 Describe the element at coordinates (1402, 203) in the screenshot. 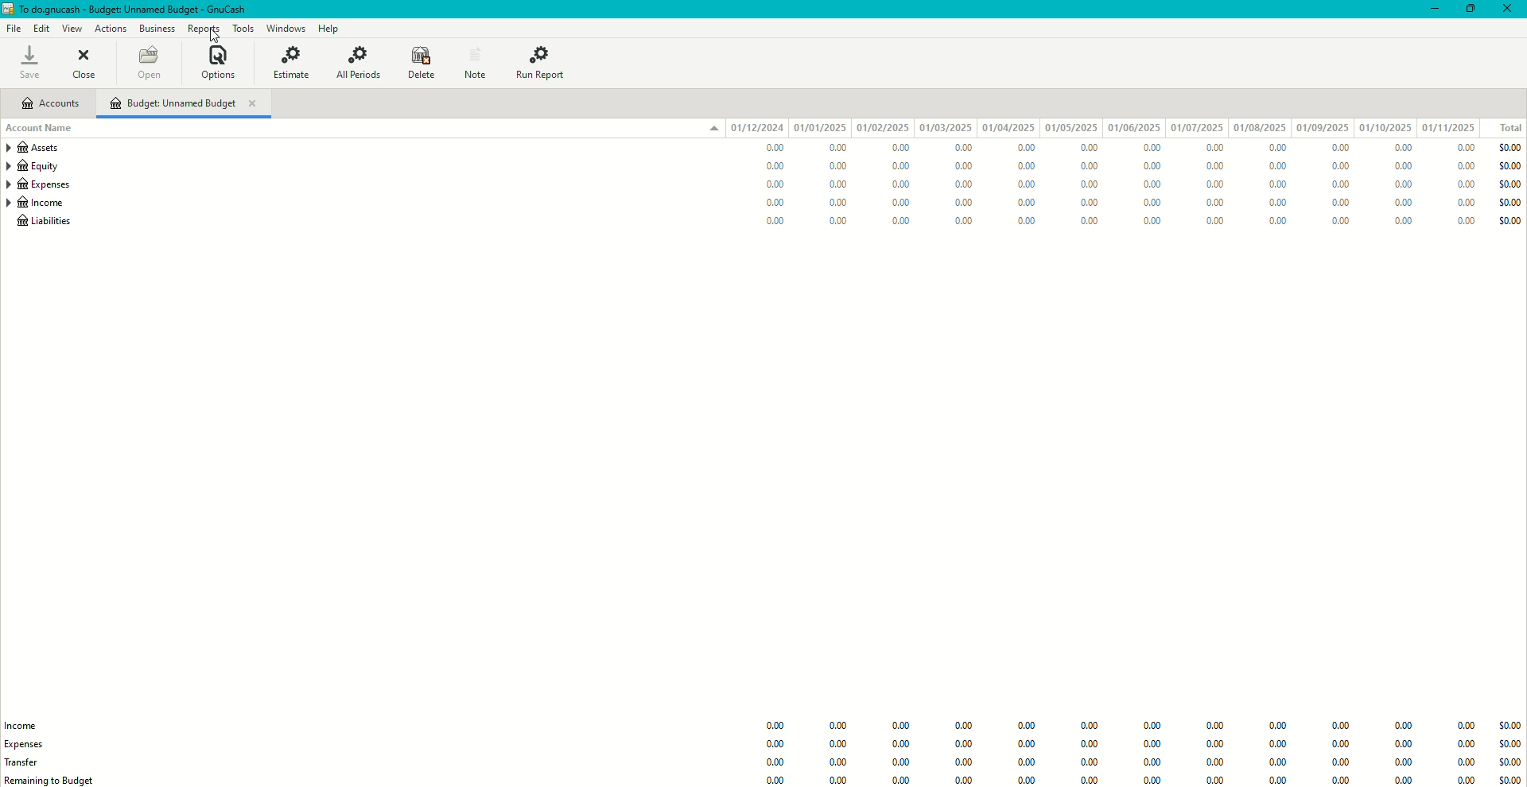

I see `0.00` at that location.